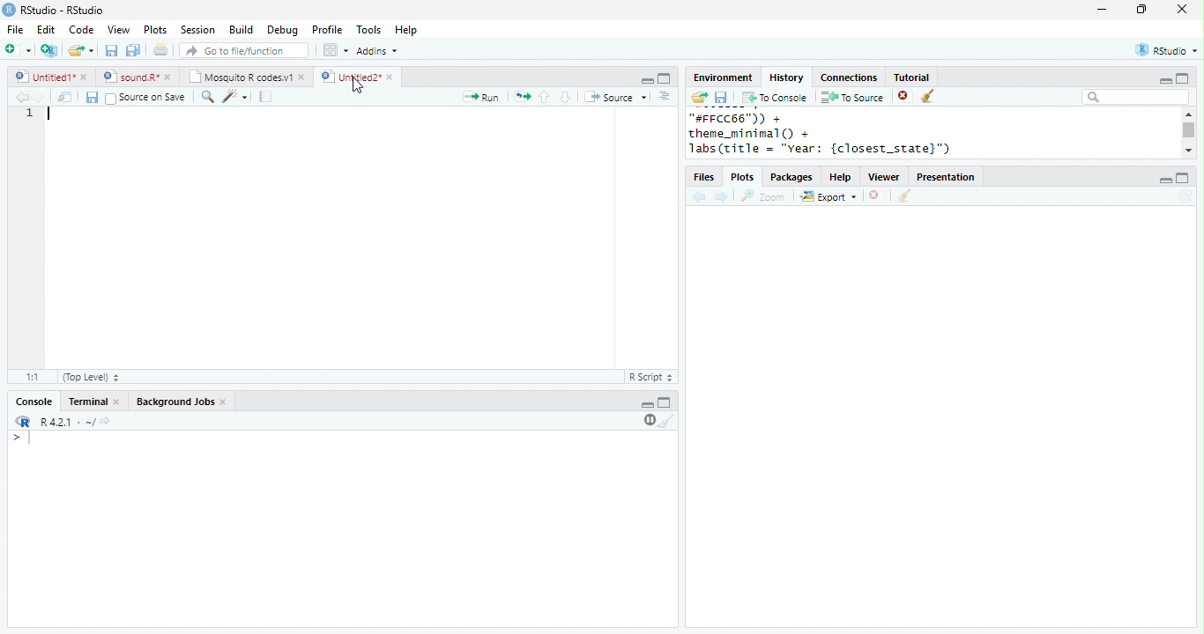  I want to click on RStudio, so click(1167, 49).